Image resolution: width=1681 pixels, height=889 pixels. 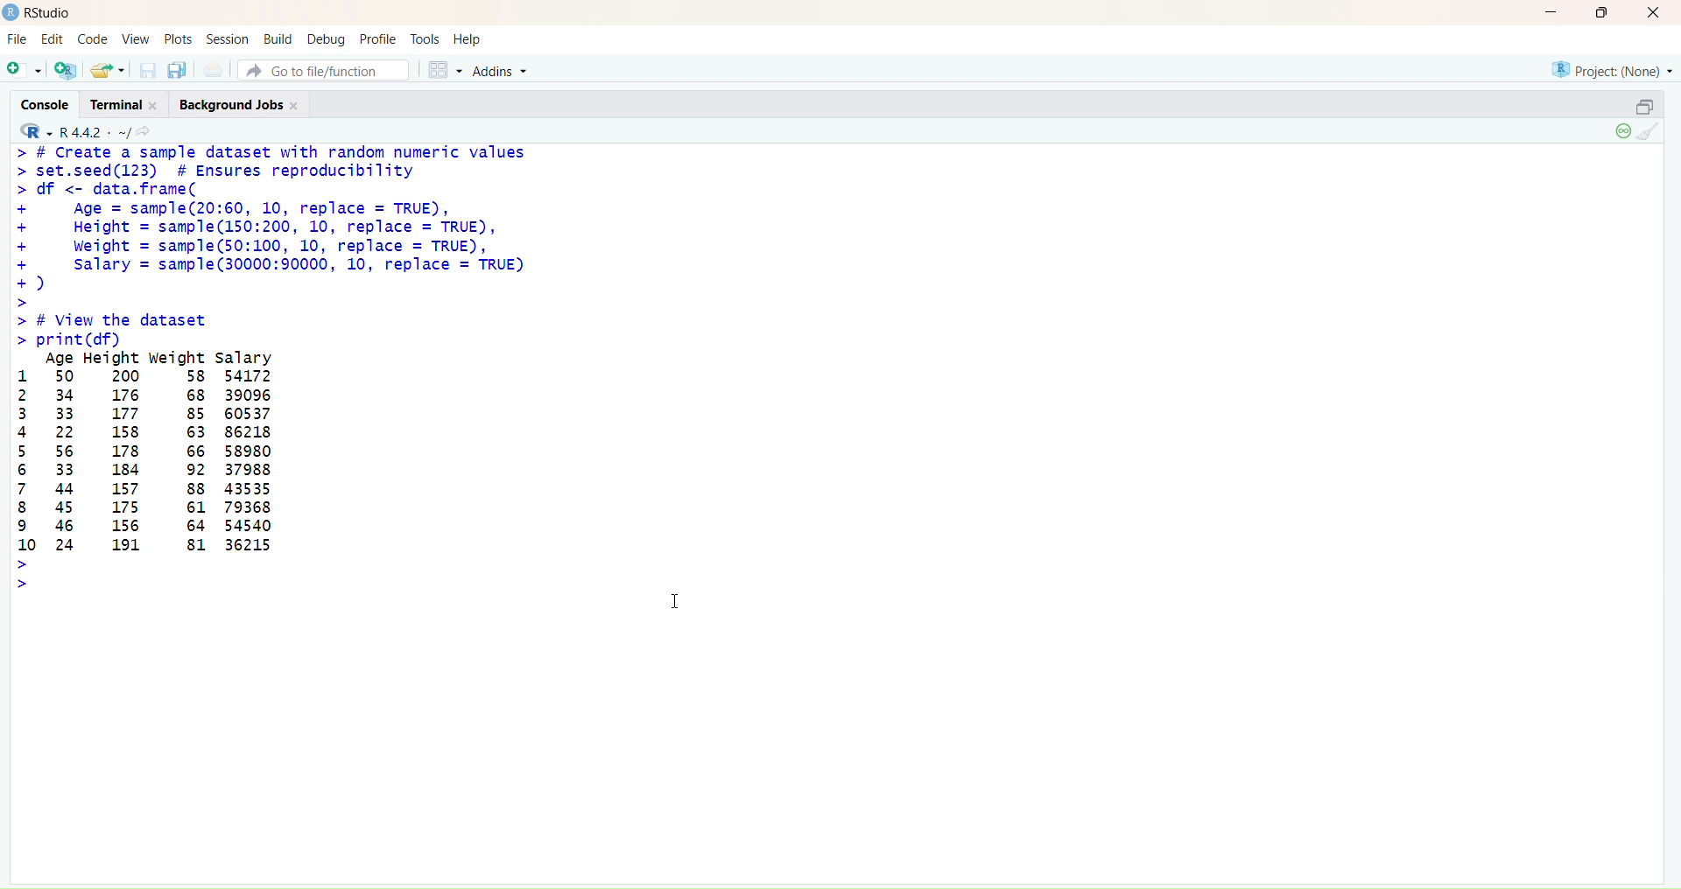 I want to click on Create a project, so click(x=63, y=68).